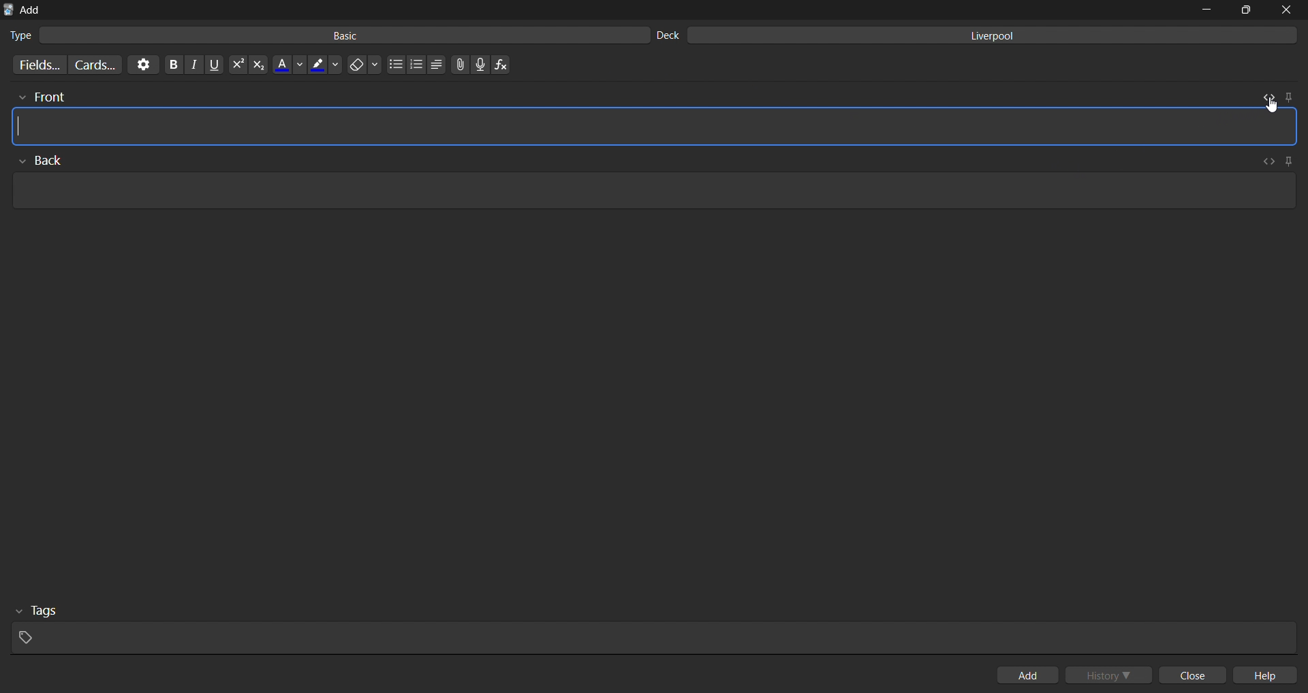 The image size is (1308, 693). I want to click on close, so click(1196, 676).